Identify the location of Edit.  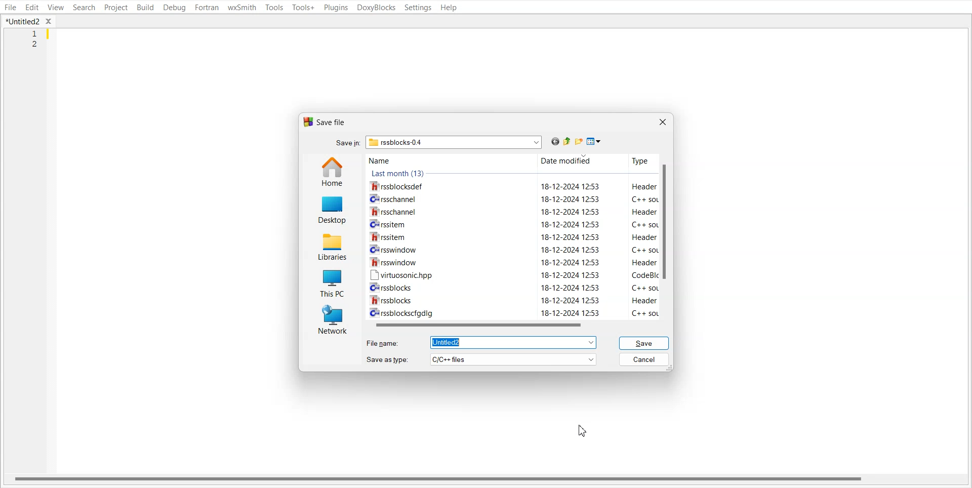
(32, 7).